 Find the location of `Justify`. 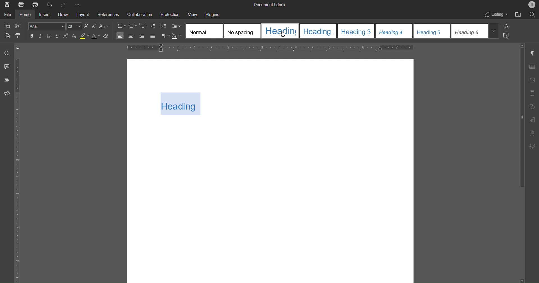

Justify is located at coordinates (153, 36).